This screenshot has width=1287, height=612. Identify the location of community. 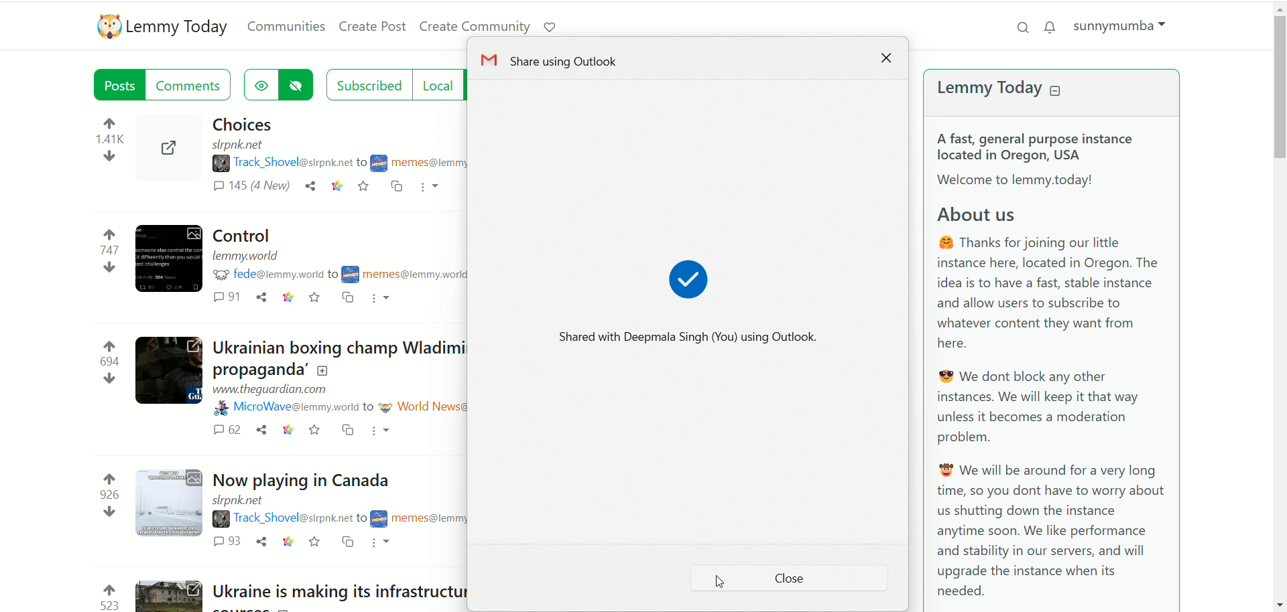
(426, 408).